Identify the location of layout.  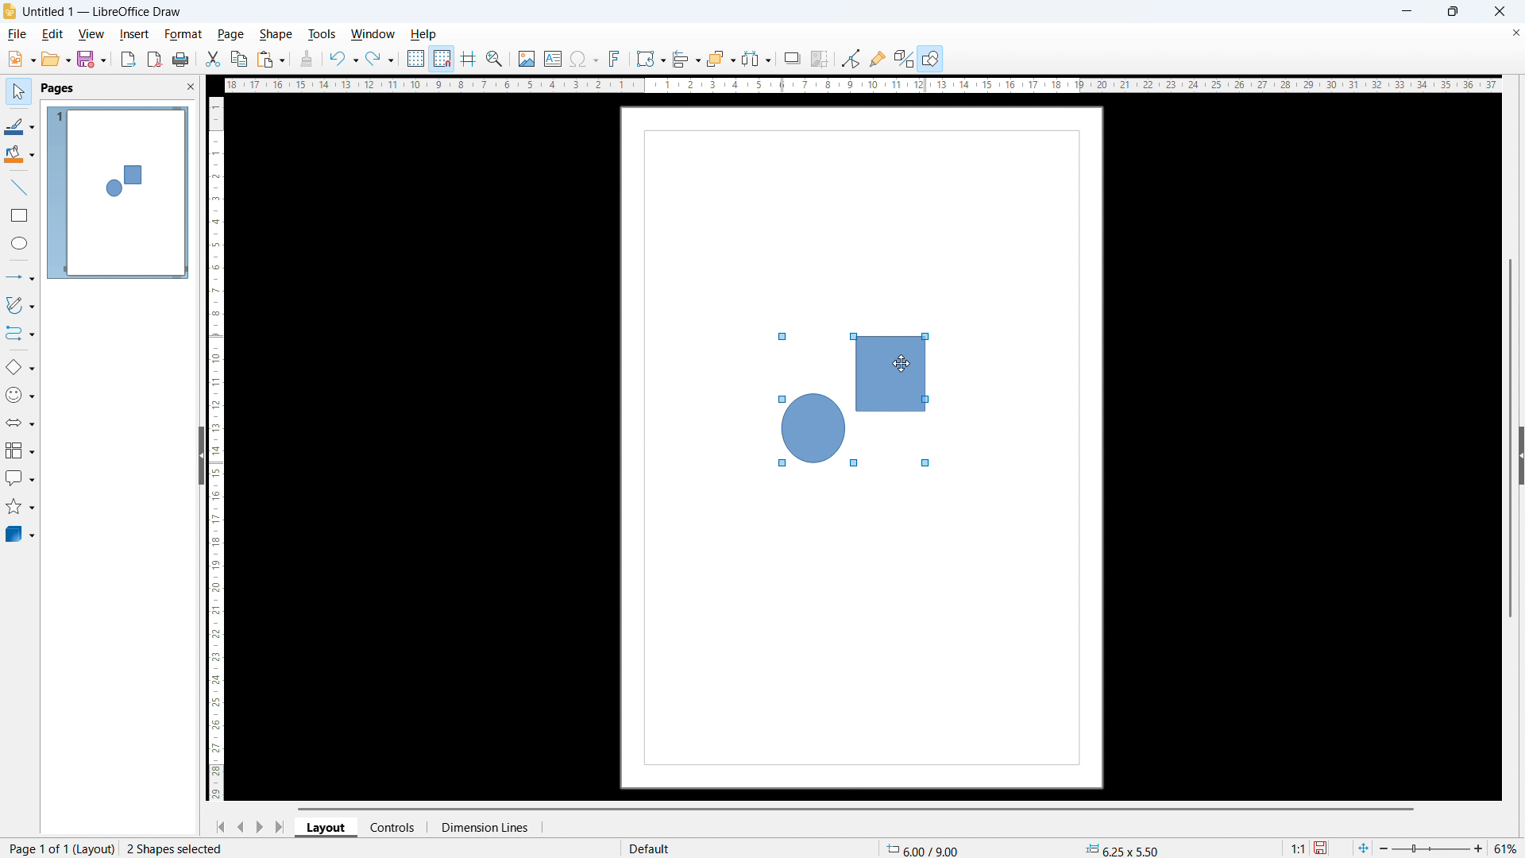
(327, 828).